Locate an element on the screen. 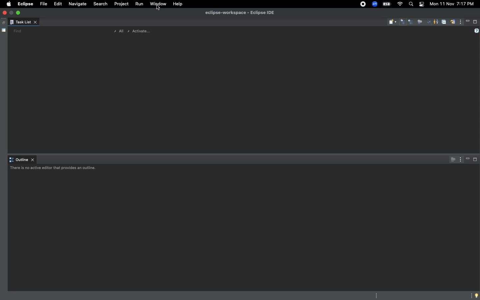 The width and height of the screenshot is (480, 300). Internet is located at coordinates (399, 4).